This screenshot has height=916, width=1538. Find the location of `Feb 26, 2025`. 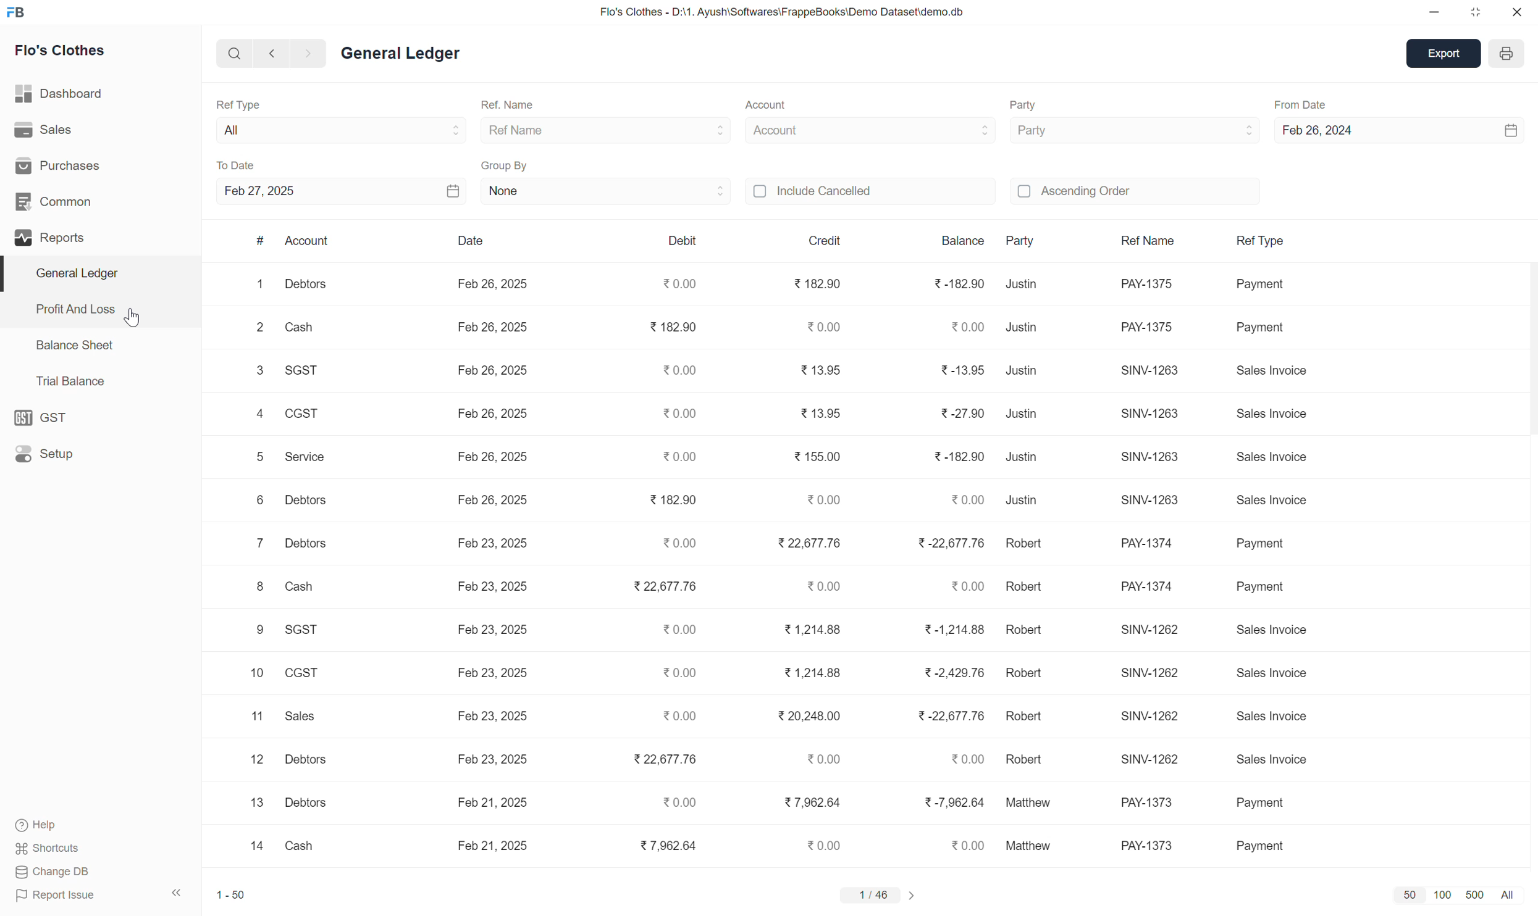

Feb 26, 2025 is located at coordinates (492, 458).